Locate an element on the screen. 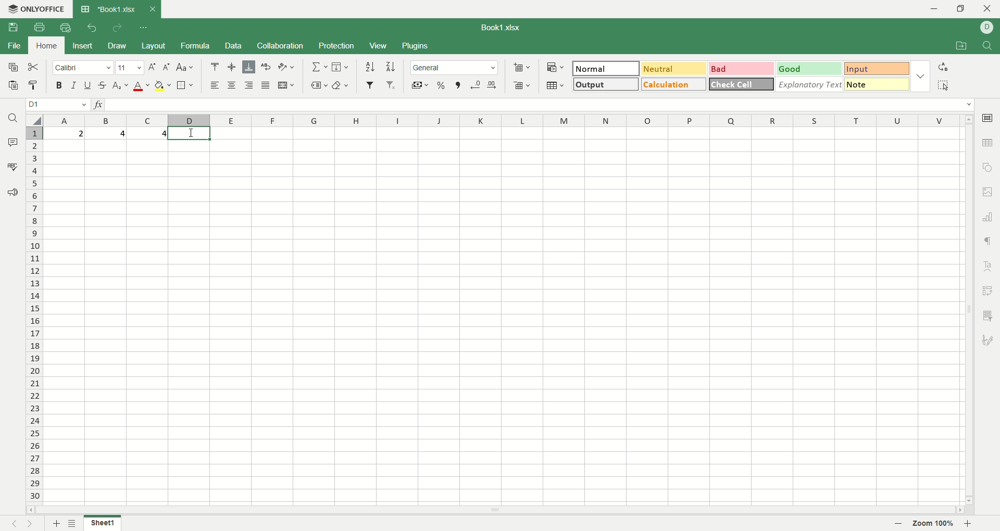  subscript/superscript is located at coordinates (120, 86).